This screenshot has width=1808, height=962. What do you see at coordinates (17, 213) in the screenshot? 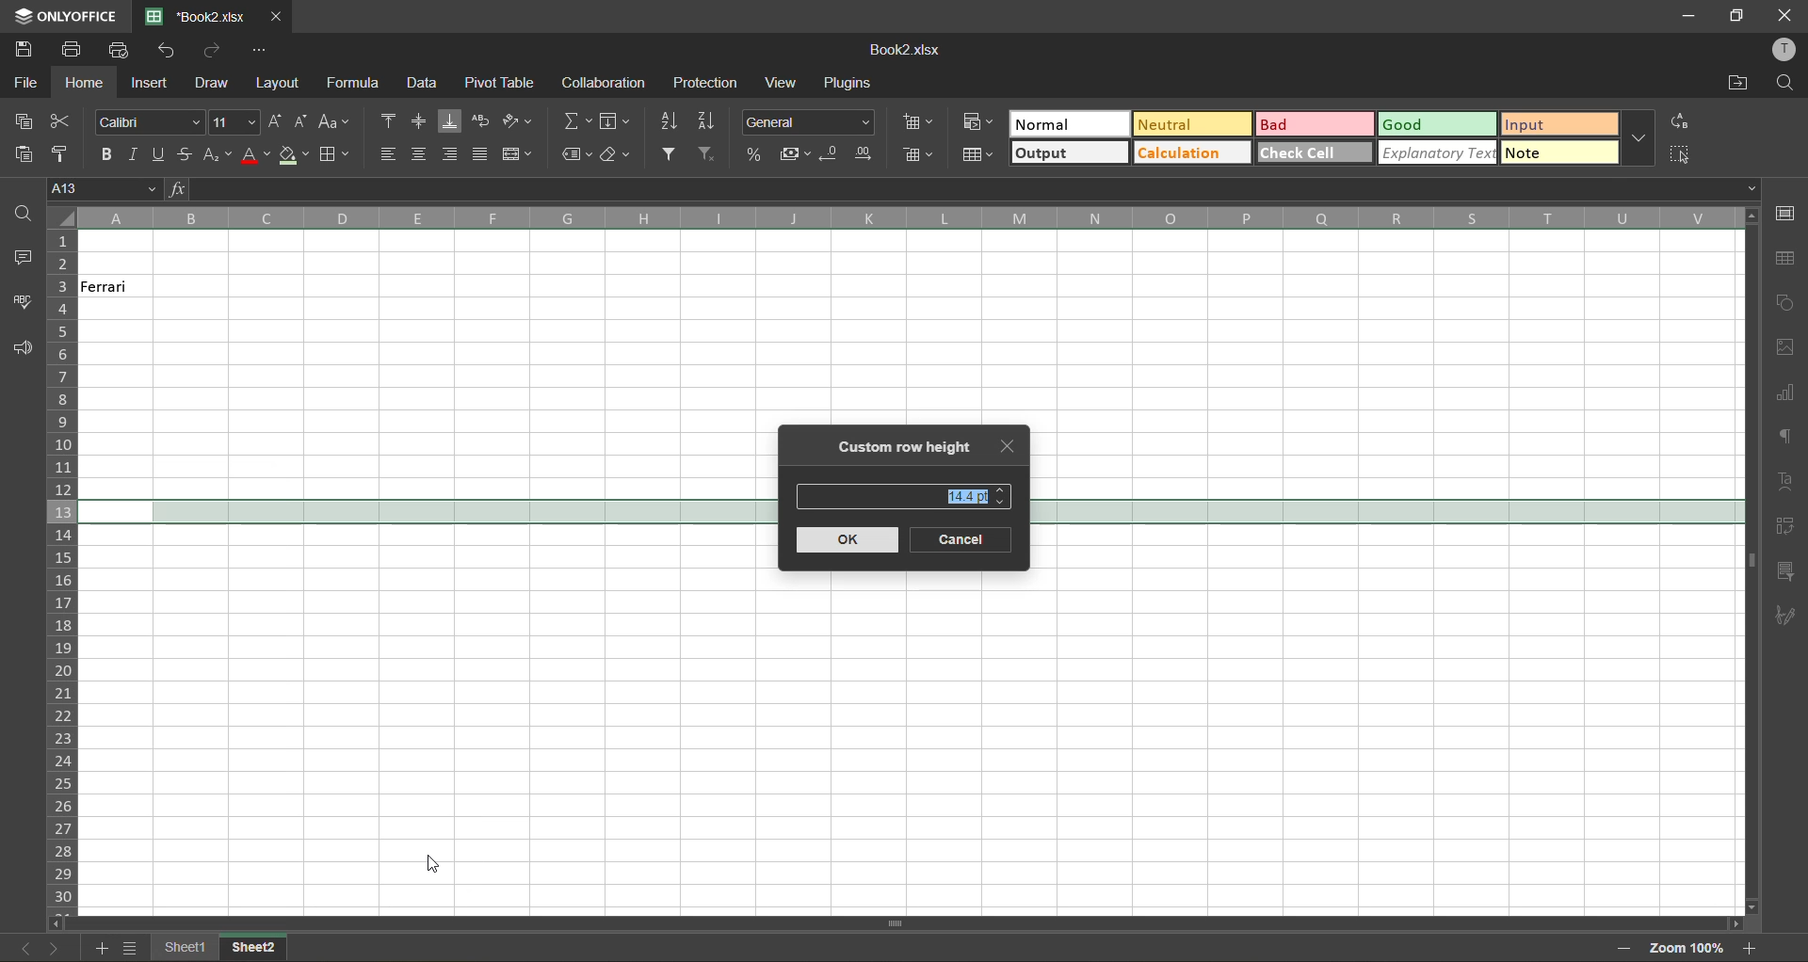
I see `find` at bounding box center [17, 213].